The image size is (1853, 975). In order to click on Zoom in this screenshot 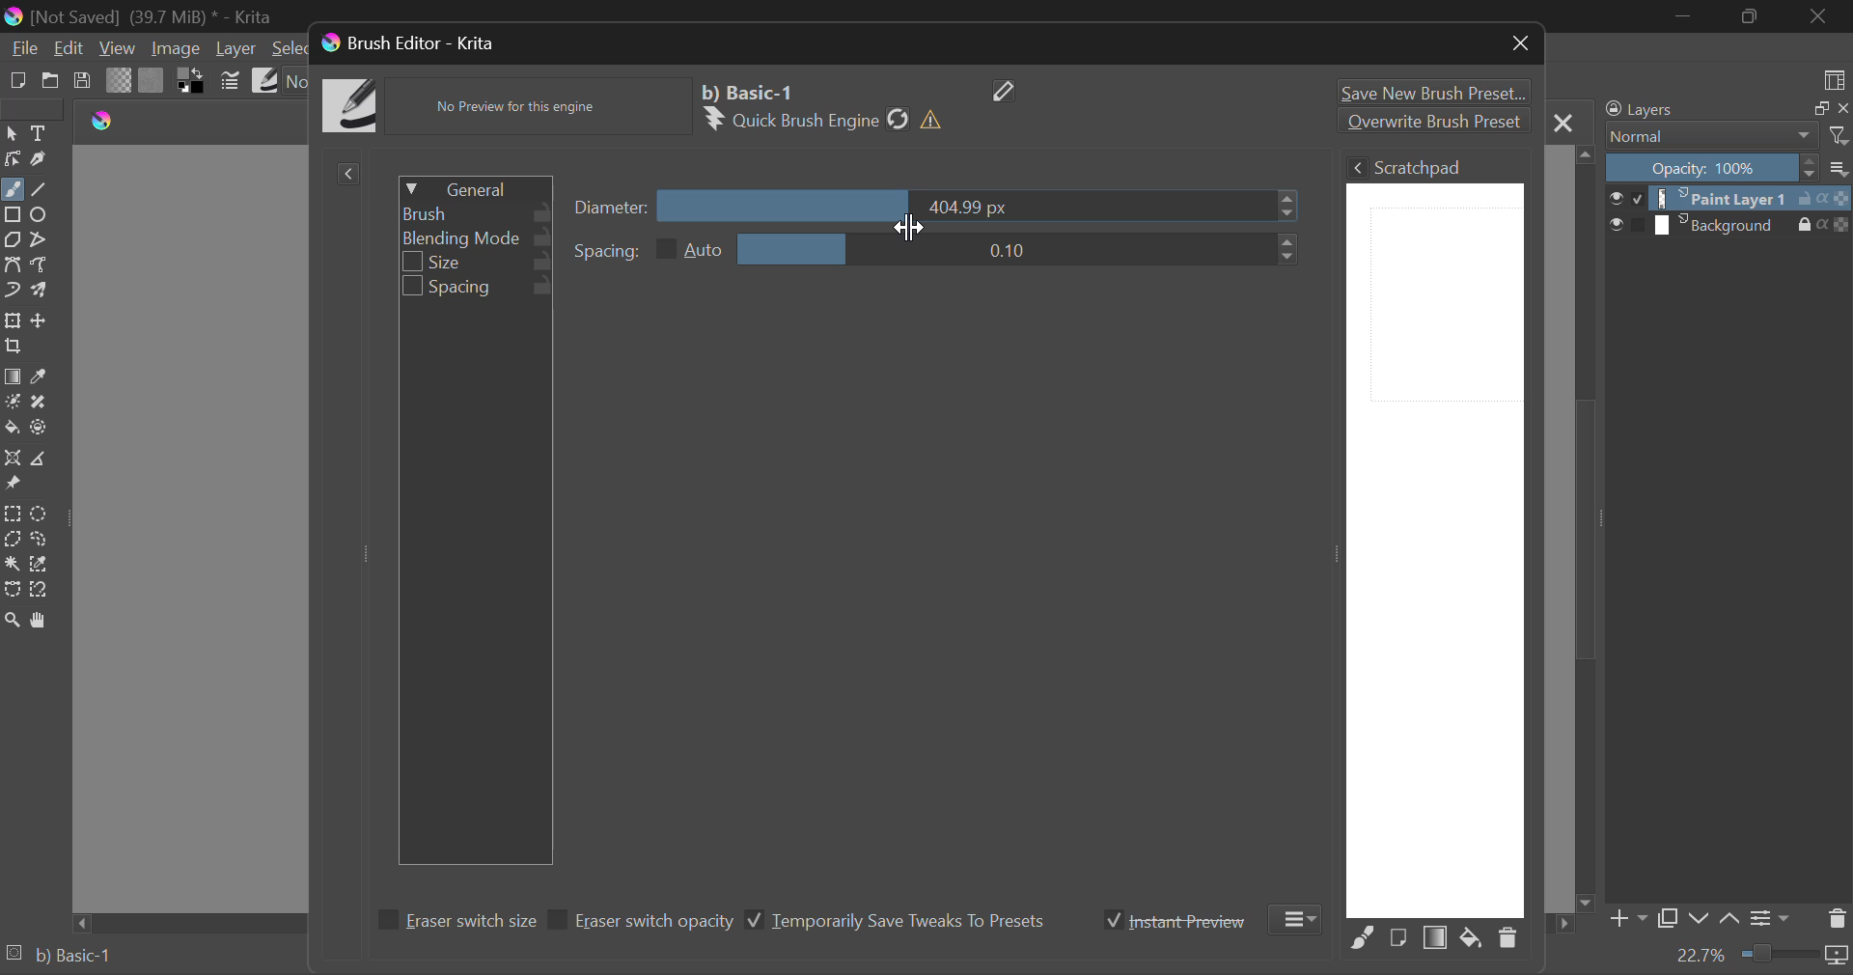, I will do `click(12, 619)`.